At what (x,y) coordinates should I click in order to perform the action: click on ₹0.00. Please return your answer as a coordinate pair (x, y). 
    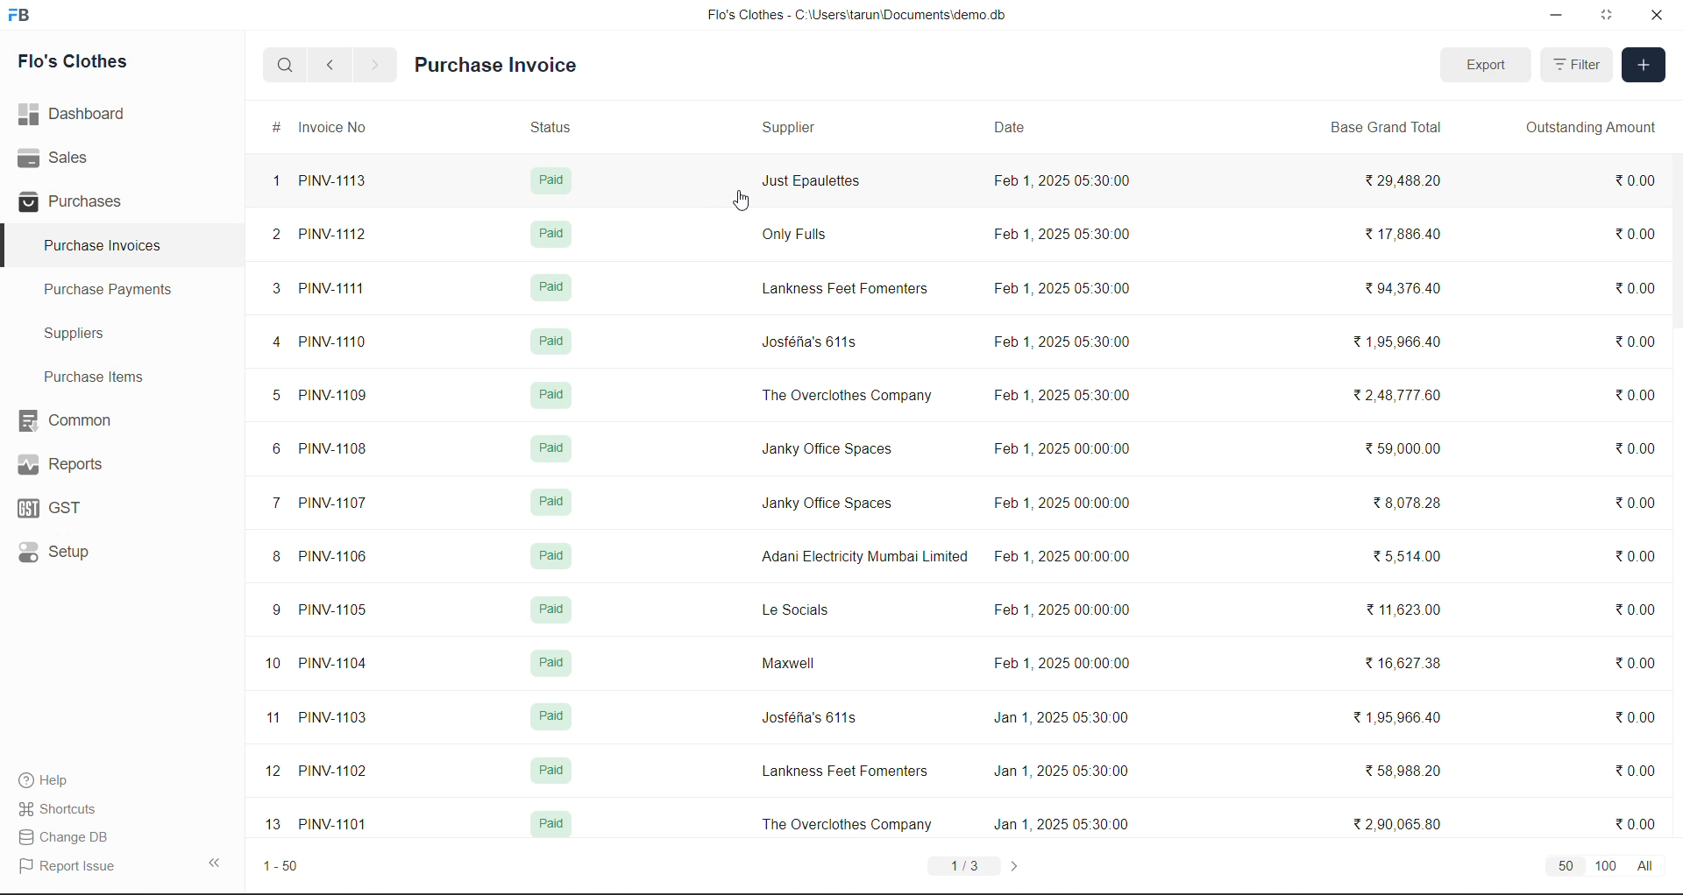
    Looking at the image, I should click on (1639, 612).